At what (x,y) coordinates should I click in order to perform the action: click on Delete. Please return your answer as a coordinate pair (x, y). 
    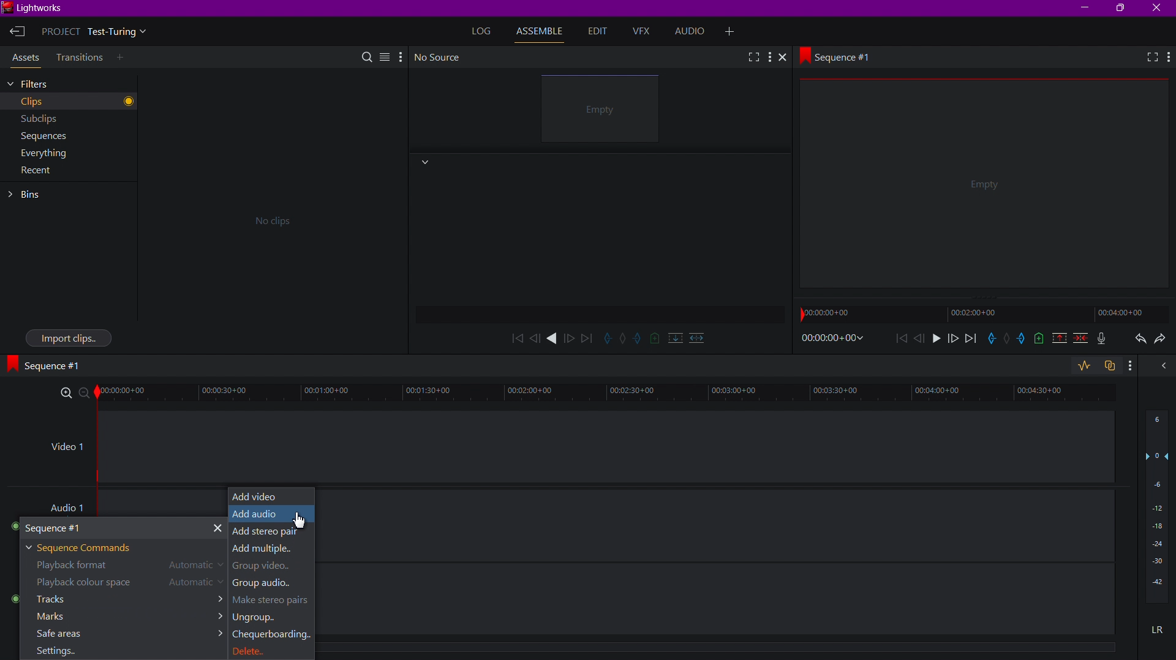
    Looking at the image, I should click on (262, 650).